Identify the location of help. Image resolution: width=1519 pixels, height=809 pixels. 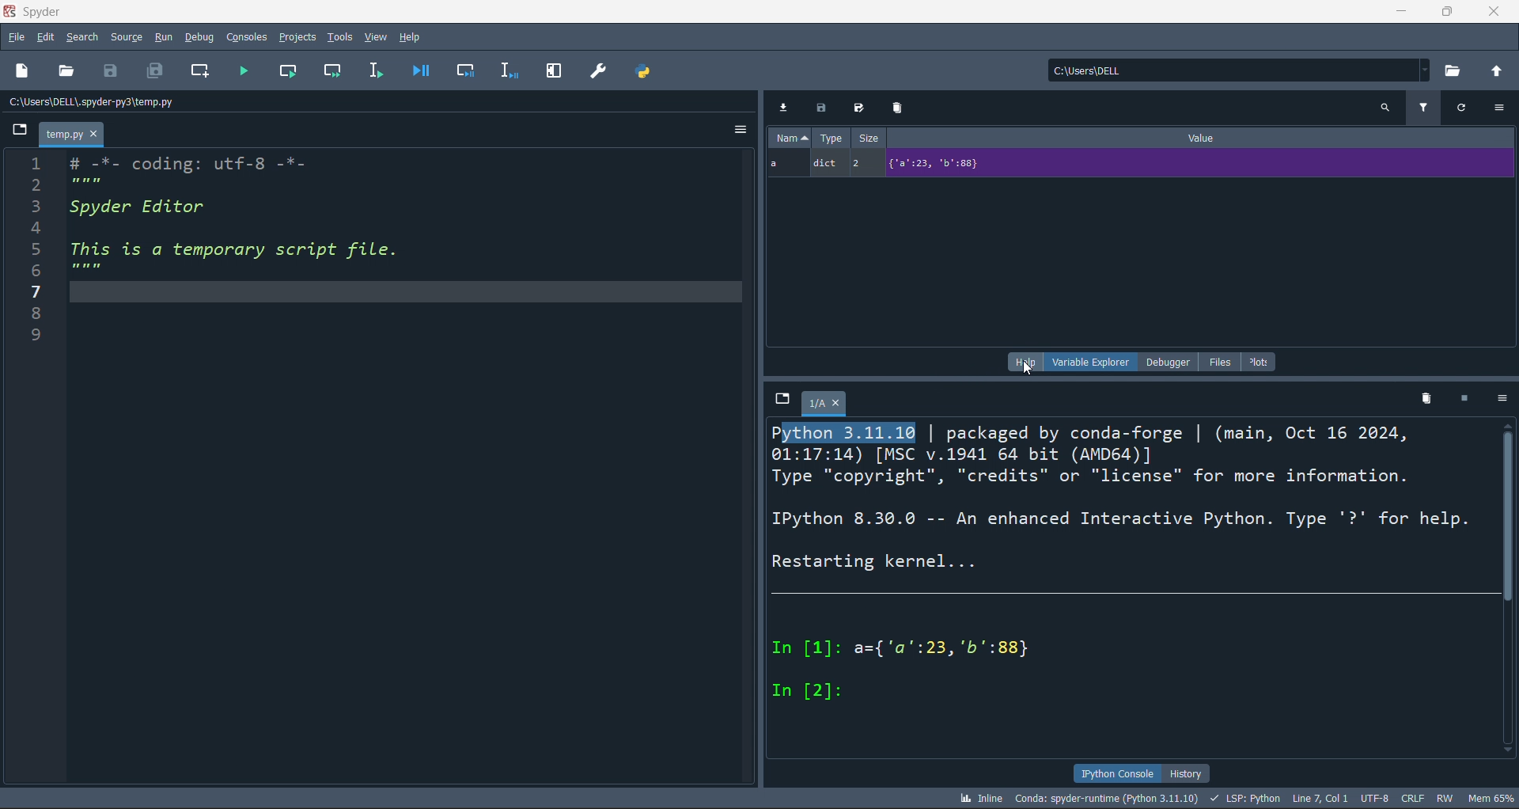
(1020, 363).